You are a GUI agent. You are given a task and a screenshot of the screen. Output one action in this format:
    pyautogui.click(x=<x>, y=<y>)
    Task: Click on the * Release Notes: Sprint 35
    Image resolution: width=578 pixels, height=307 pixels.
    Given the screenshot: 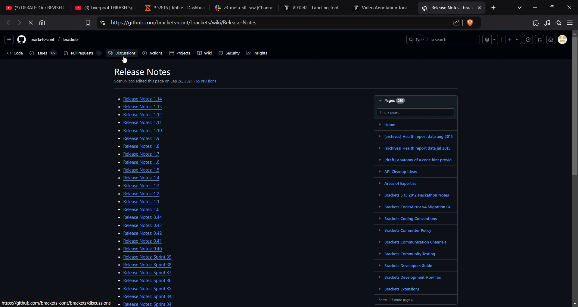 What is the action you would take?
    pyautogui.click(x=144, y=288)
    